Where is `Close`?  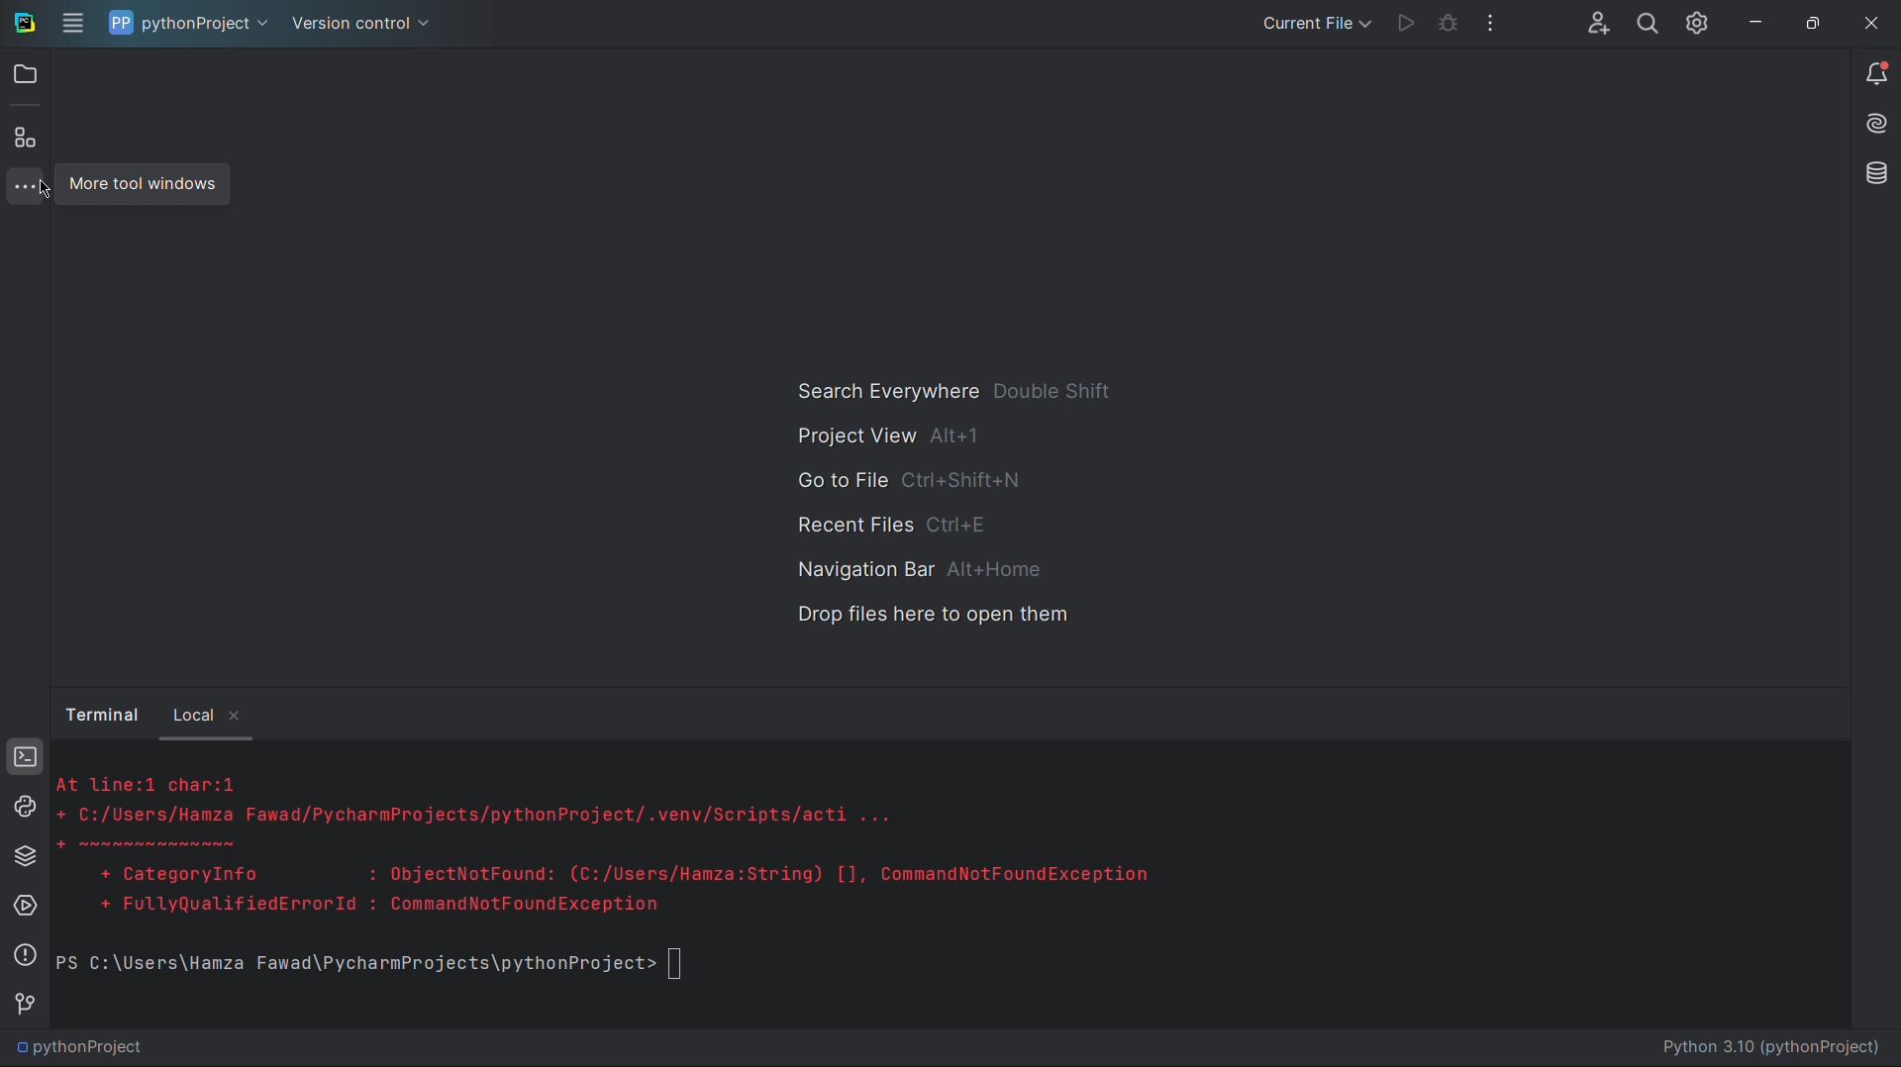
Close is located at coordinates (1873, 19).